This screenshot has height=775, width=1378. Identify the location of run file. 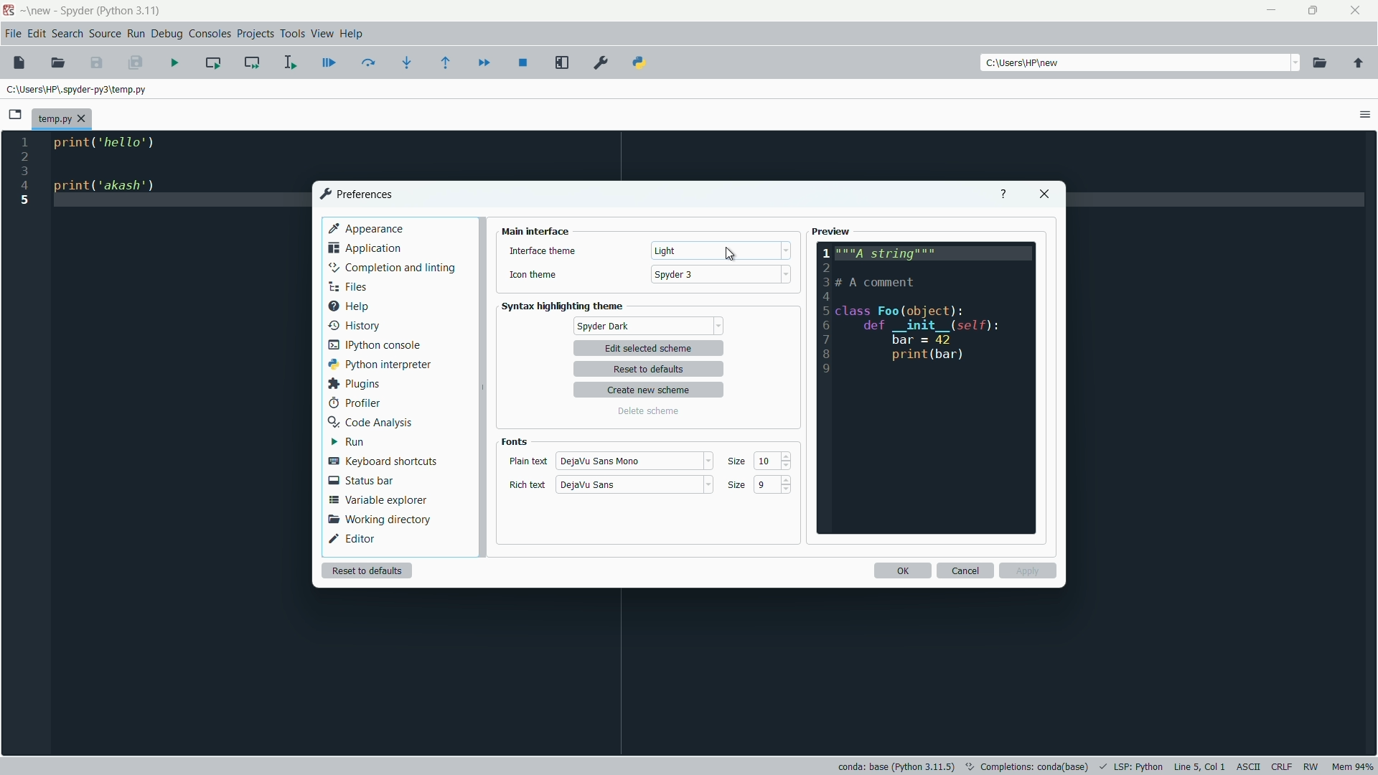
(176, 62).